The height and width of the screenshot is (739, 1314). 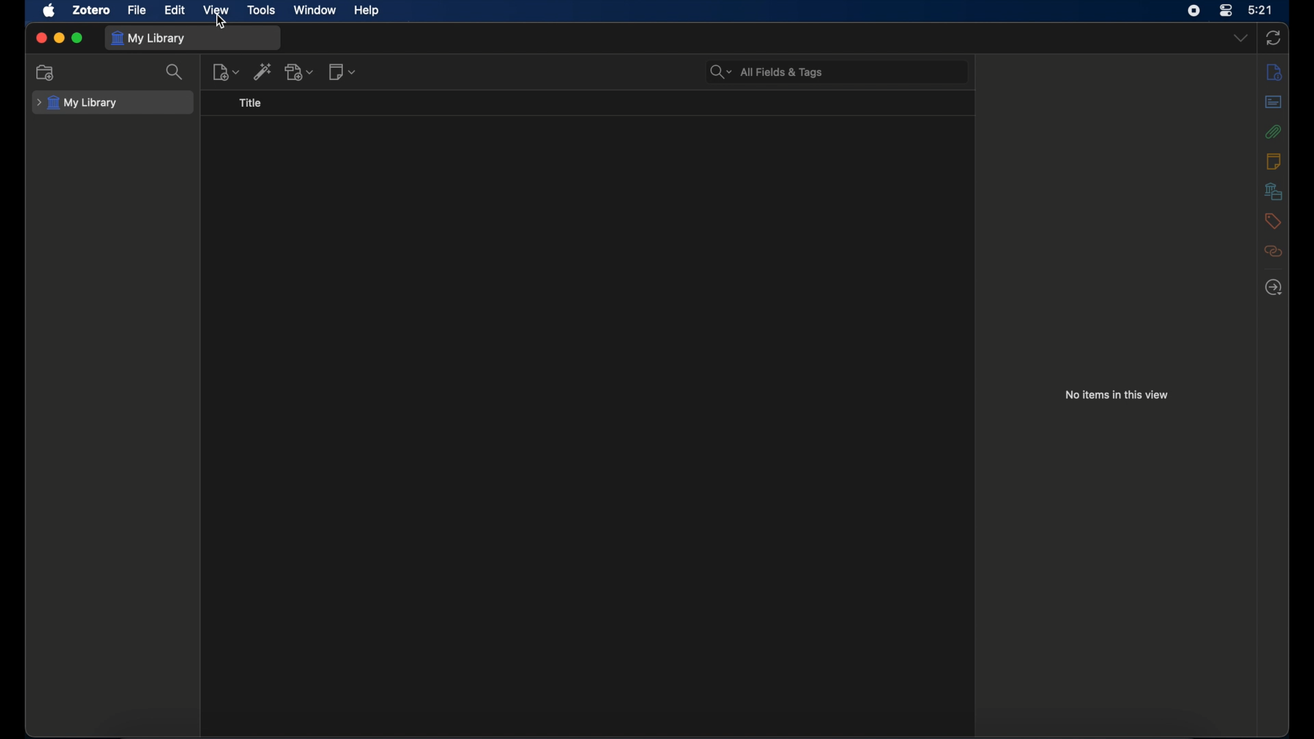 I want to click on my library, so click(x=148, y=38).